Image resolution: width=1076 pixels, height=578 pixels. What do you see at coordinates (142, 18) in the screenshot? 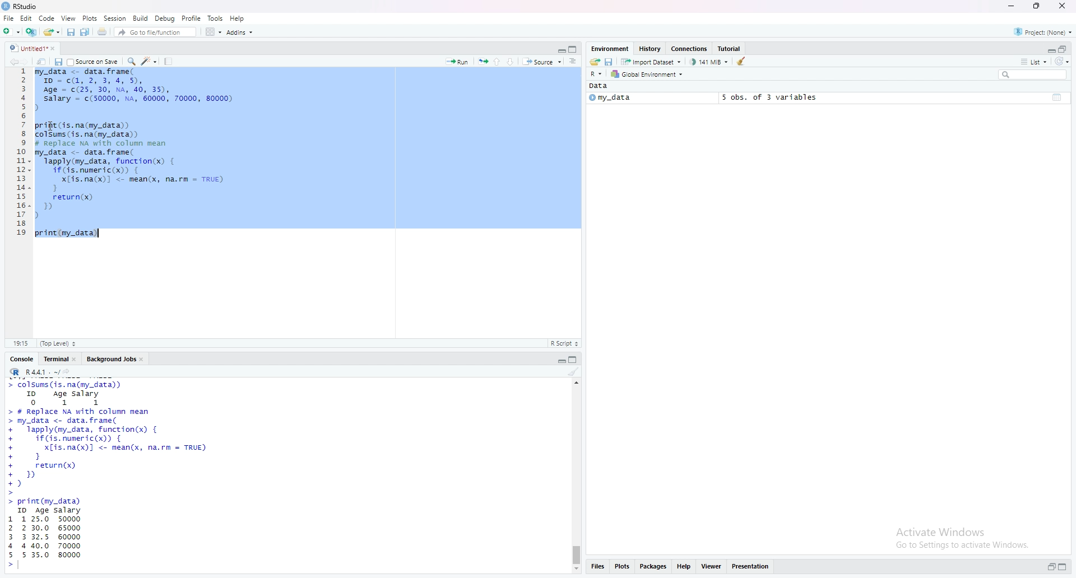
I see `Build` at bounding box center [142, 18].